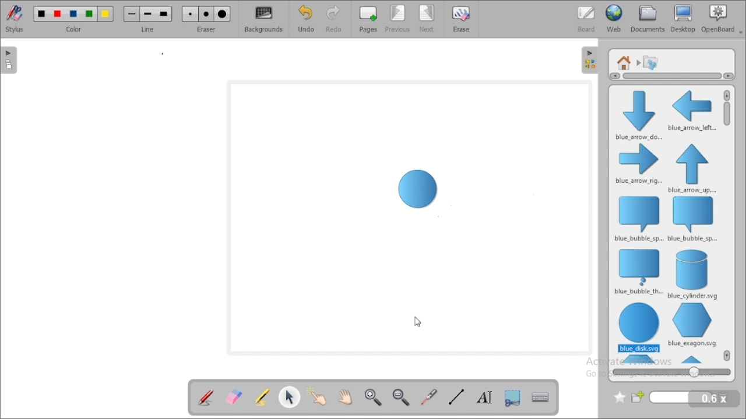 The height and width of the screenshot is (419, 746). What do you see at coordinates (15, 19) in the screenshot?
I see `stylus` at bounding box center [15, 19].